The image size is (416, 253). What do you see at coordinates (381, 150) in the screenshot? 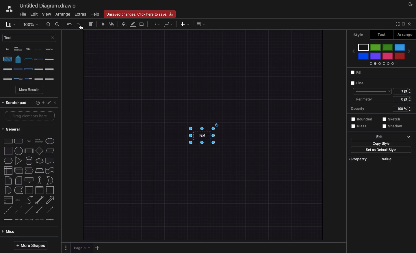
I see `Set as default style` at bounding box center [381, 150].